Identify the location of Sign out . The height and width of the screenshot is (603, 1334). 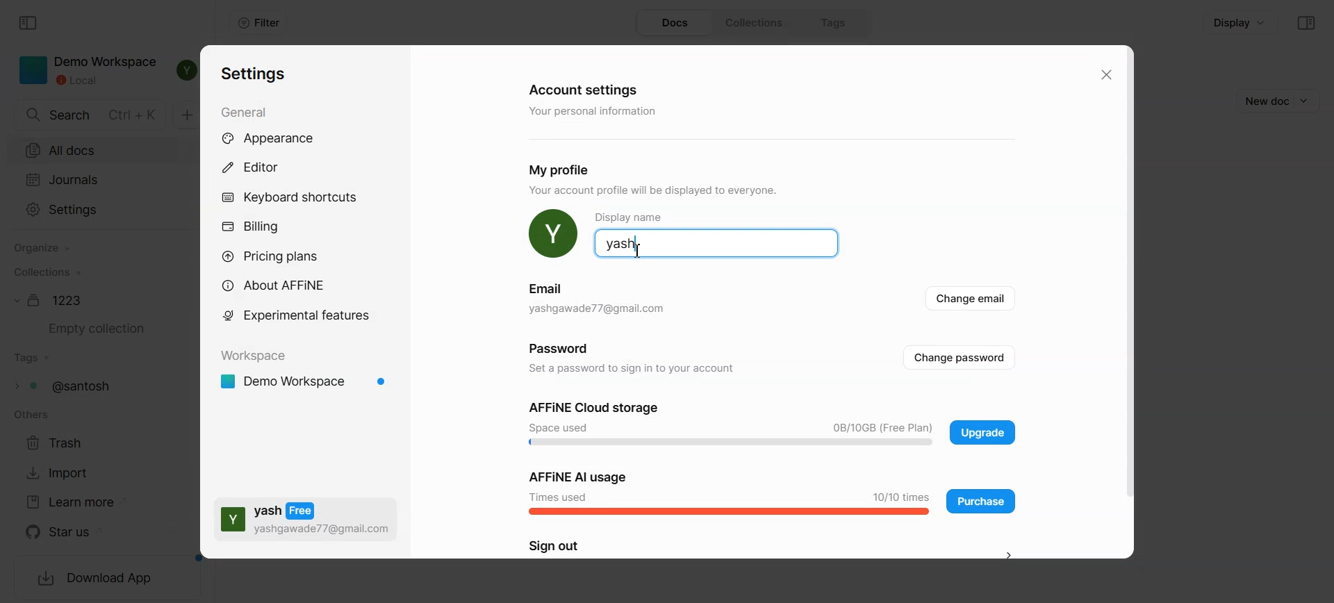
(775, 547).